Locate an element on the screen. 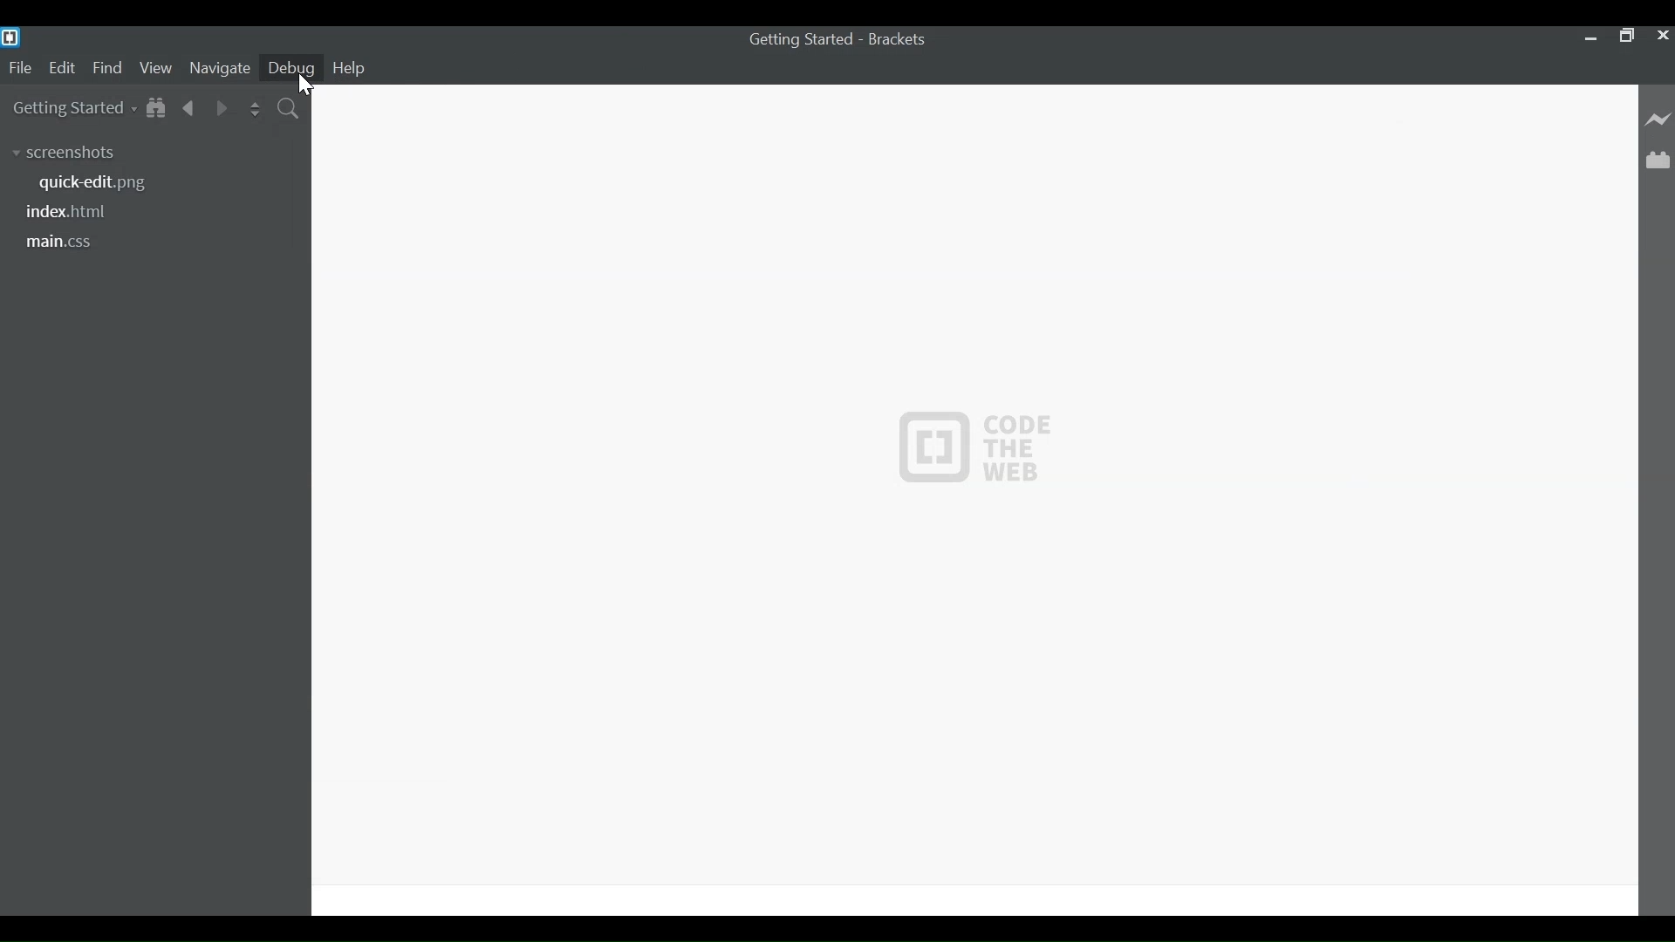  File is located at coordinates (20, 69).